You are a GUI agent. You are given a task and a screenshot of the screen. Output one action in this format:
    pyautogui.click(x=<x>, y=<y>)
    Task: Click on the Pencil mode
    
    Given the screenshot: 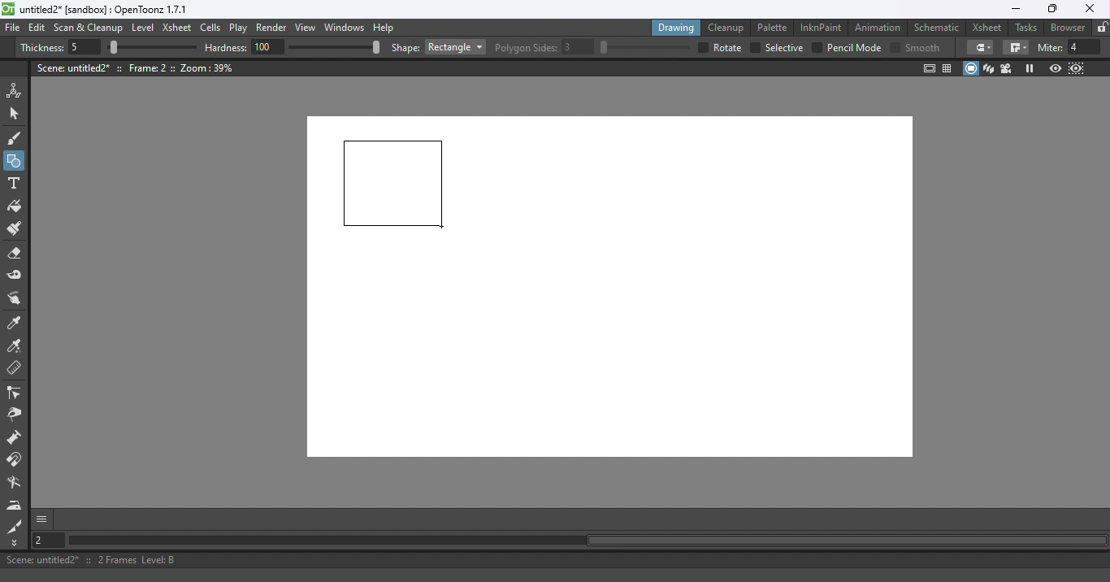 What is the action you would take?
    pyautogui.click(x=853, y=48)
    